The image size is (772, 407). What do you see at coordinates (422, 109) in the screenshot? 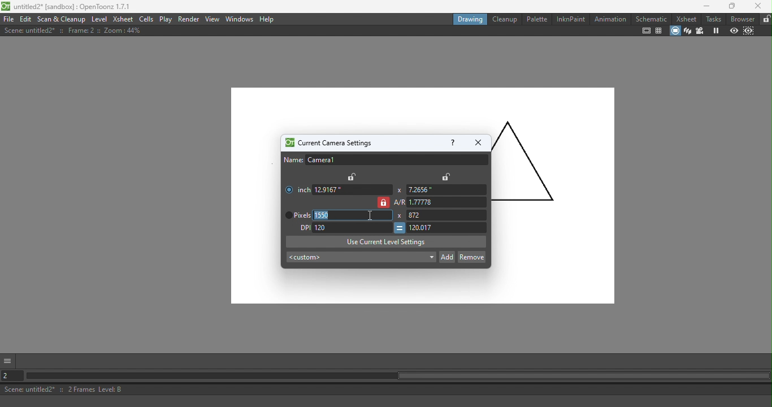
I see `canvas` at bounding box center [422, 109].